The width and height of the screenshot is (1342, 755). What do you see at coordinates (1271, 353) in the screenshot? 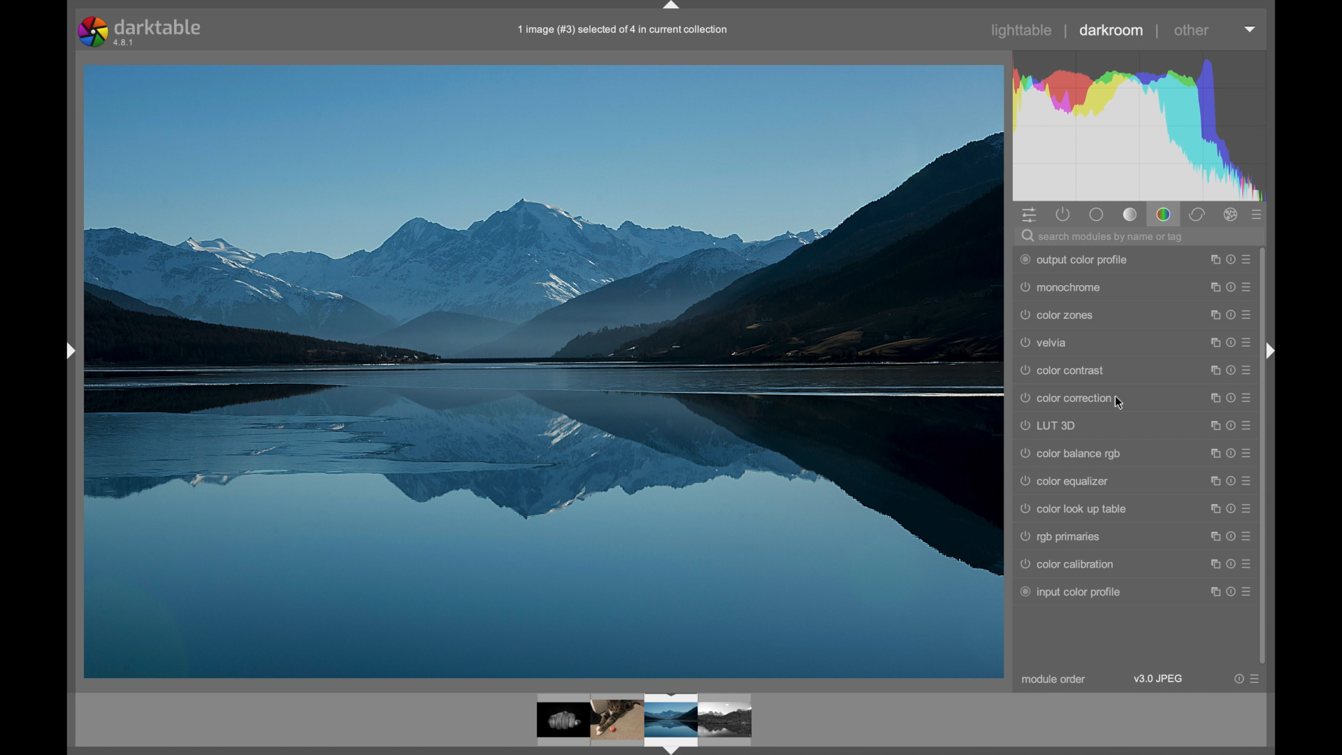
I see `` at bounding box center [1271, 353].